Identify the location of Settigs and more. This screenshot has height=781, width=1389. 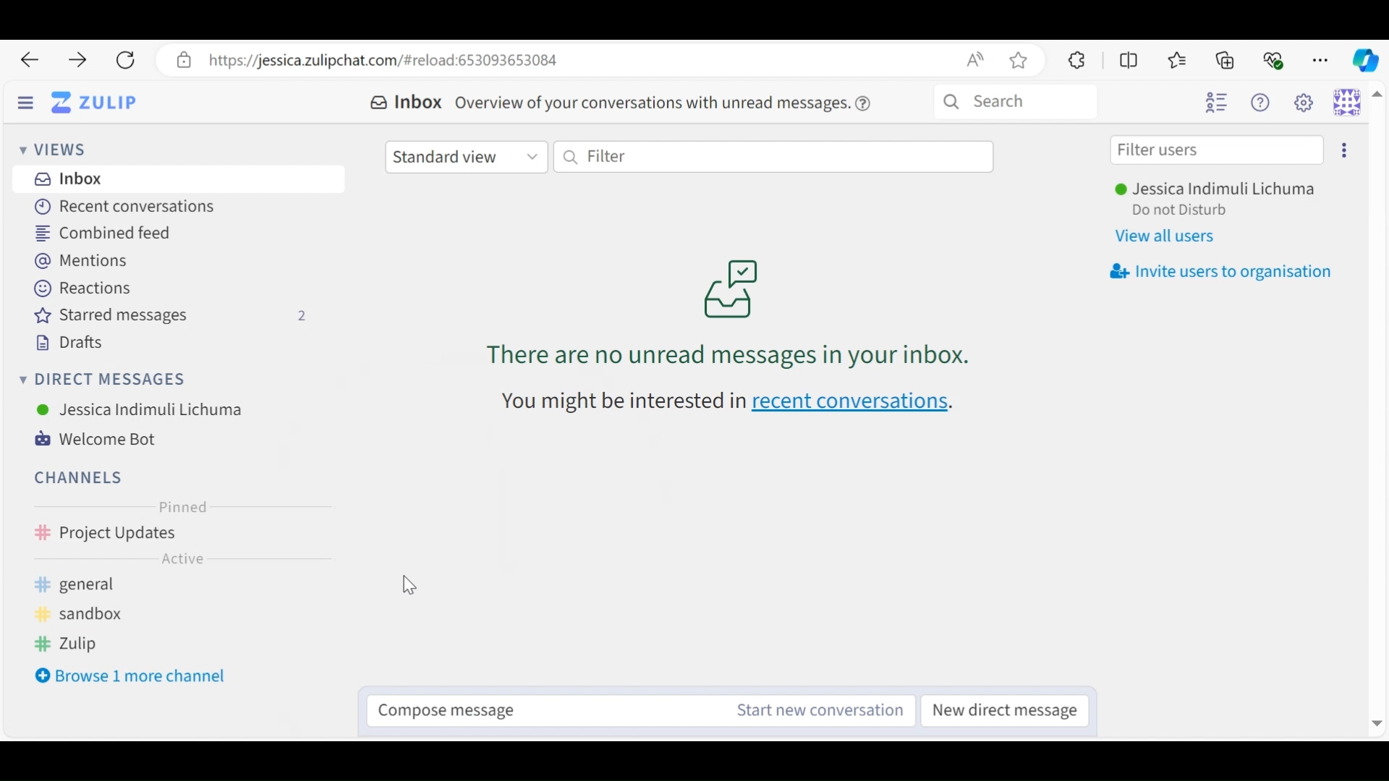
(1322, 60).